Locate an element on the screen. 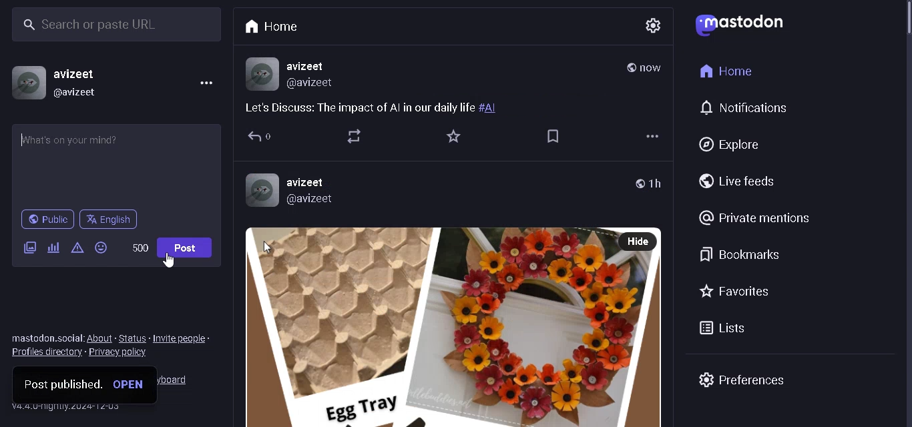 This screenshot has height=427, width=912. PREFRENCES is located at coordinates (744, 380).